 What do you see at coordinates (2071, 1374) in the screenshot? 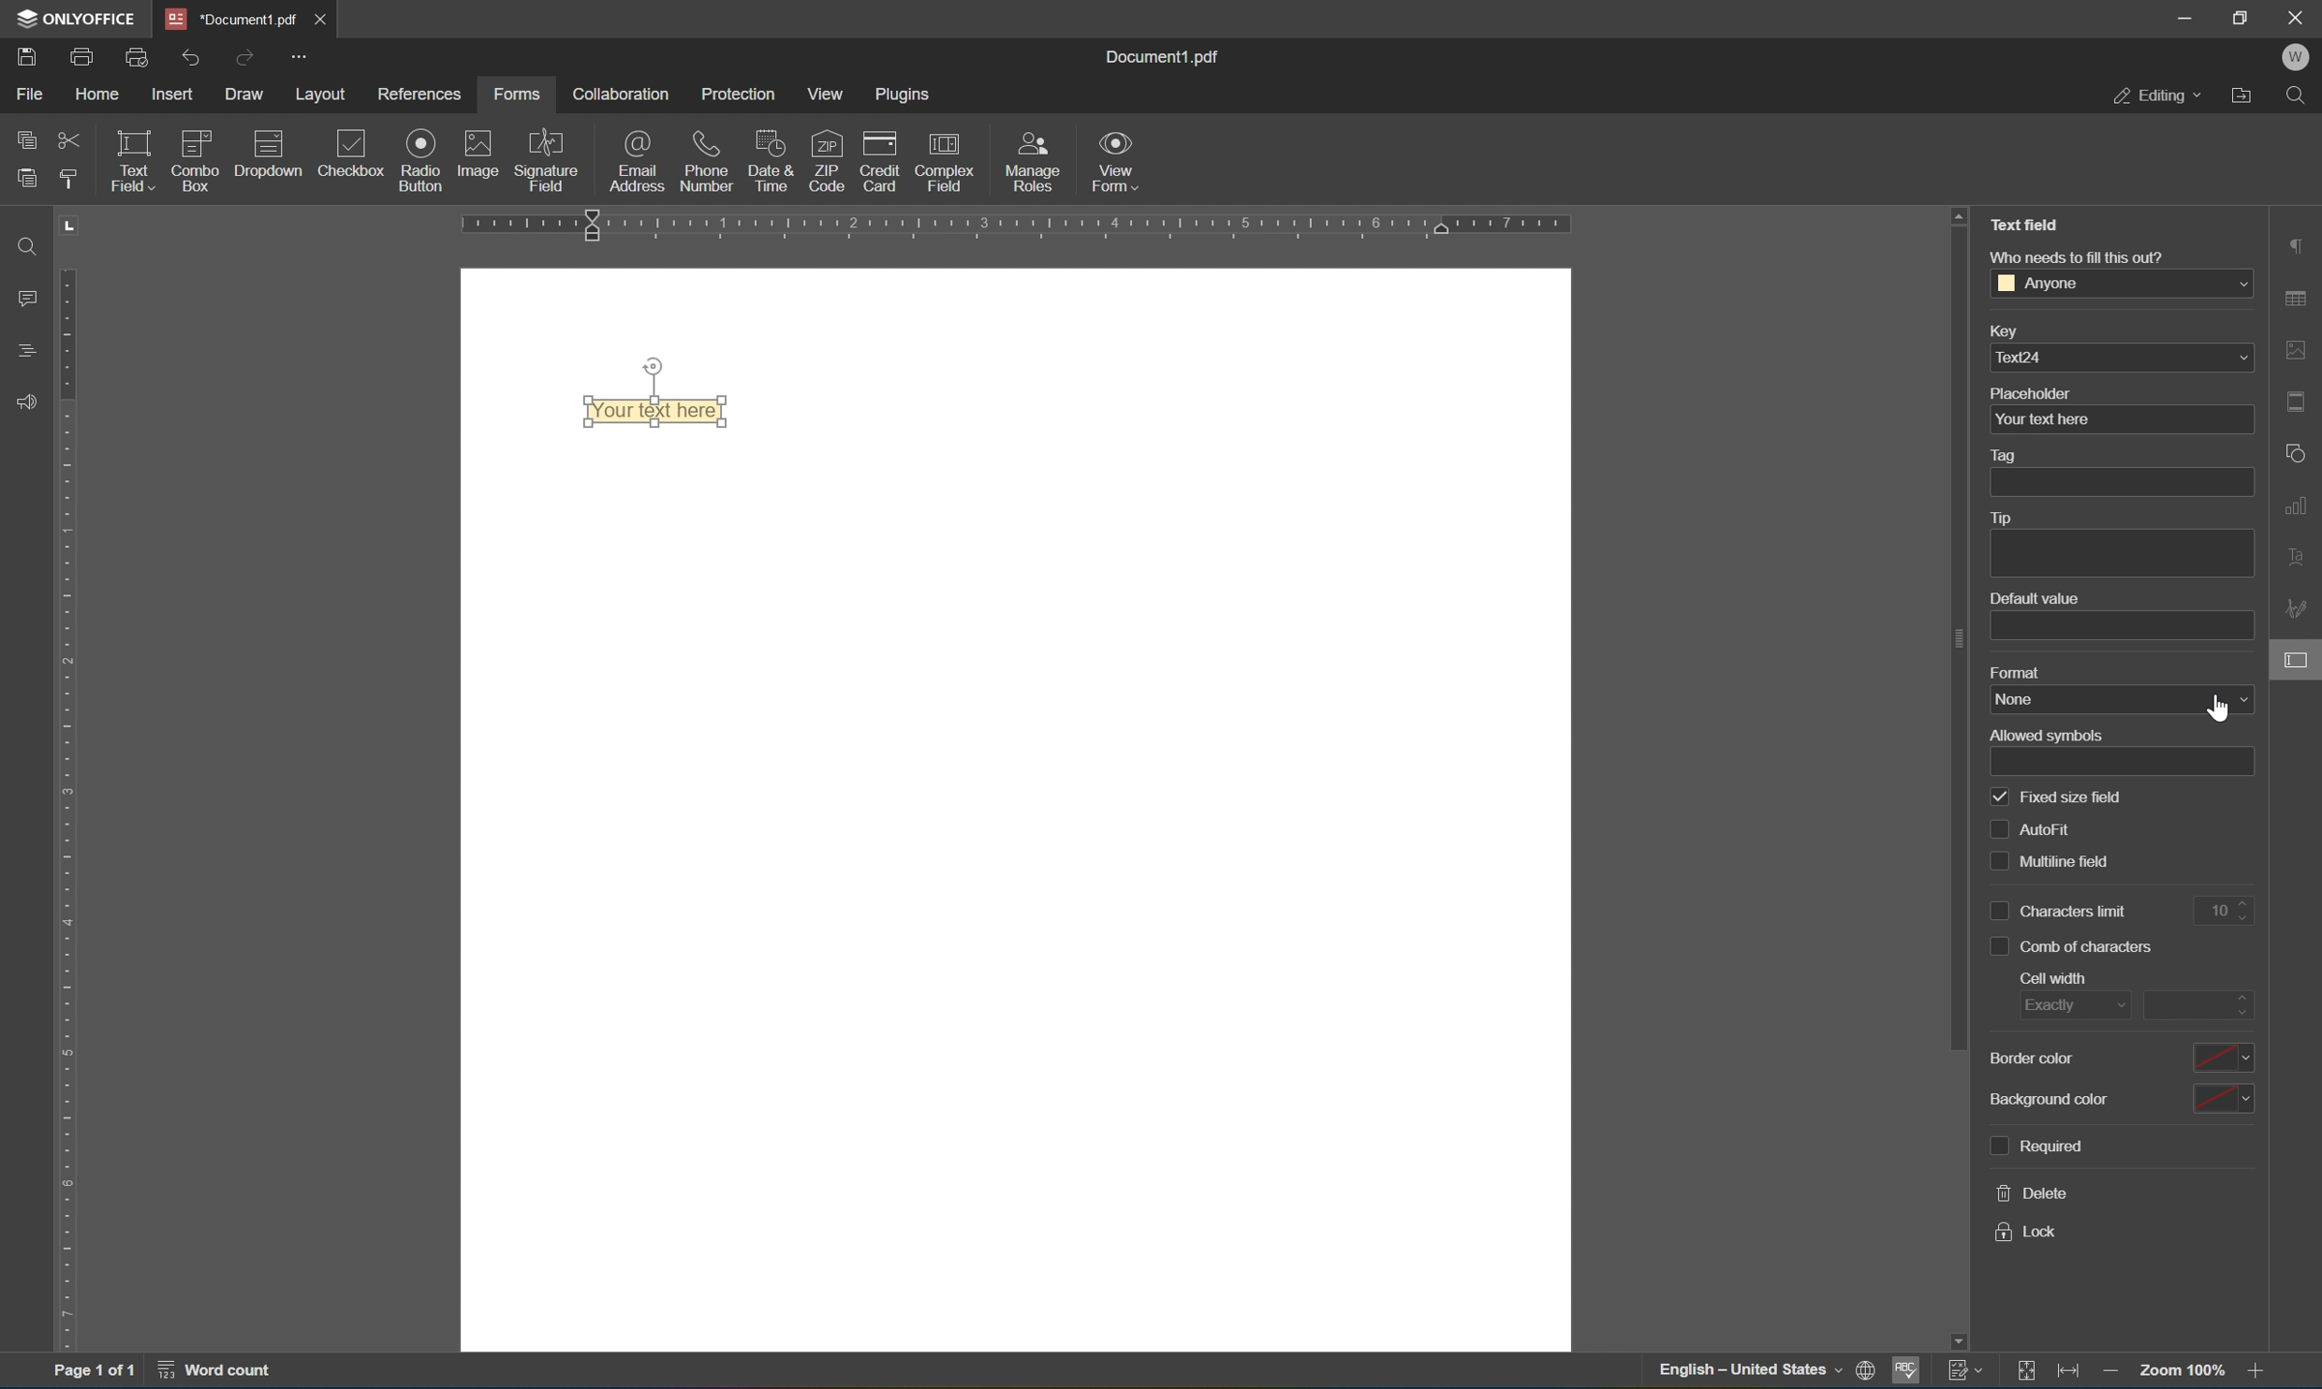
I see `fit to width` at bounding box center [2071, 1374].